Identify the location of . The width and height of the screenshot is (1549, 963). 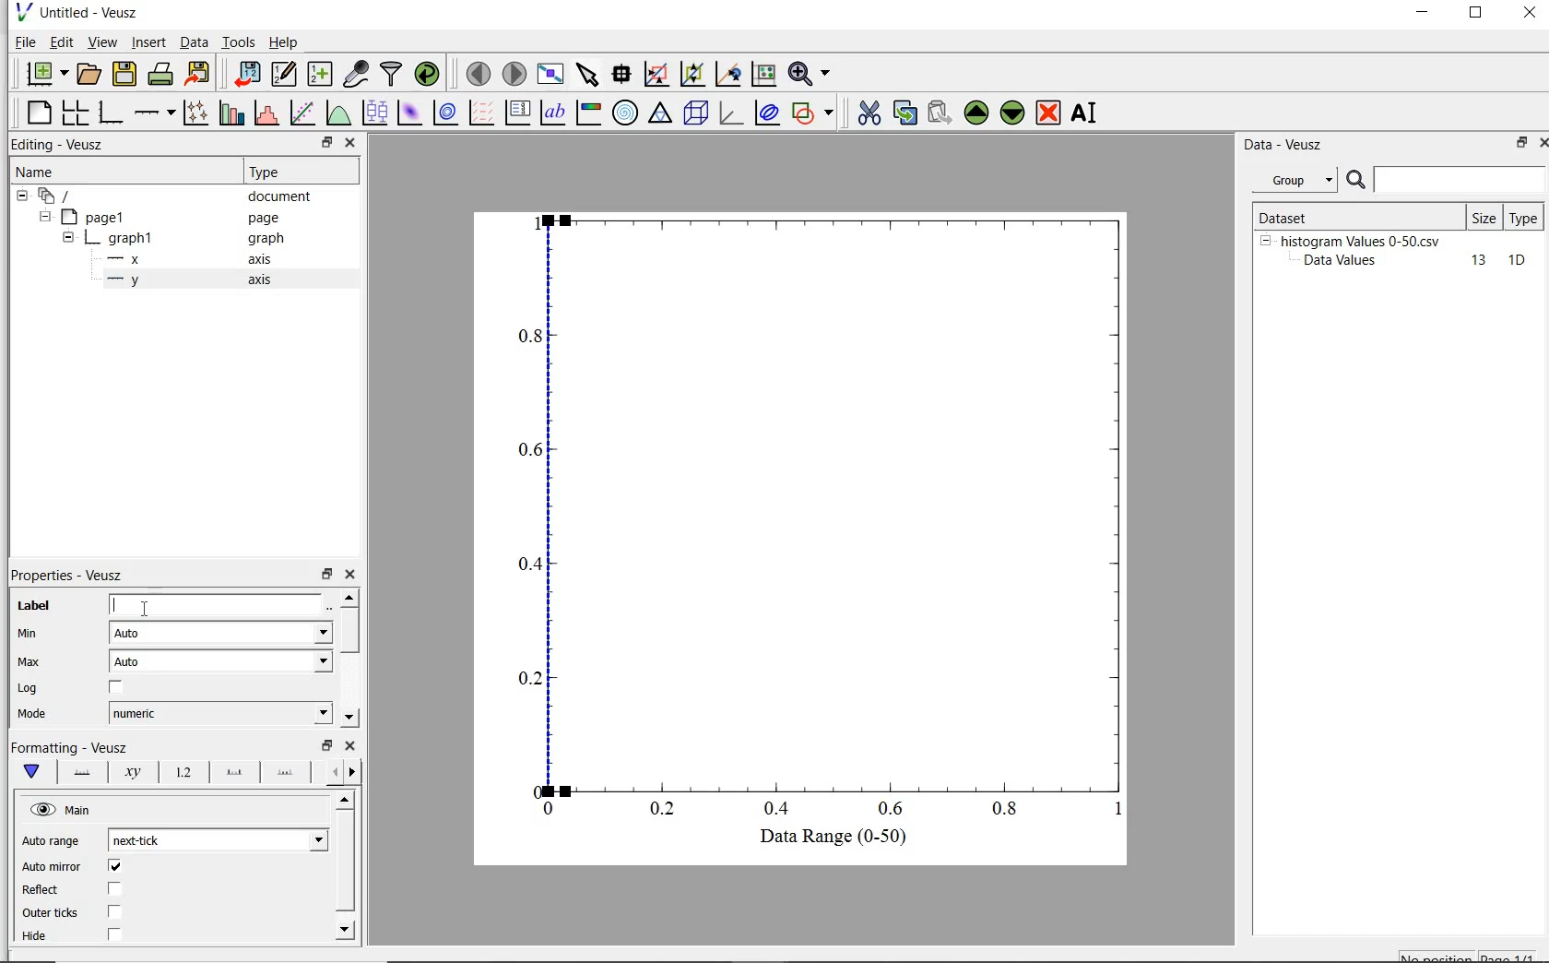
(267, 239).